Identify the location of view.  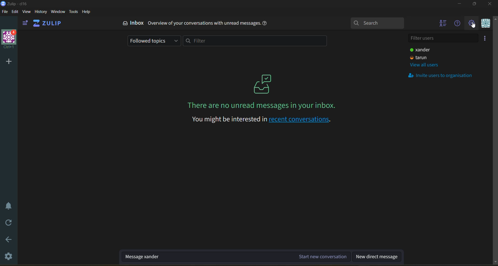
(27, 12).